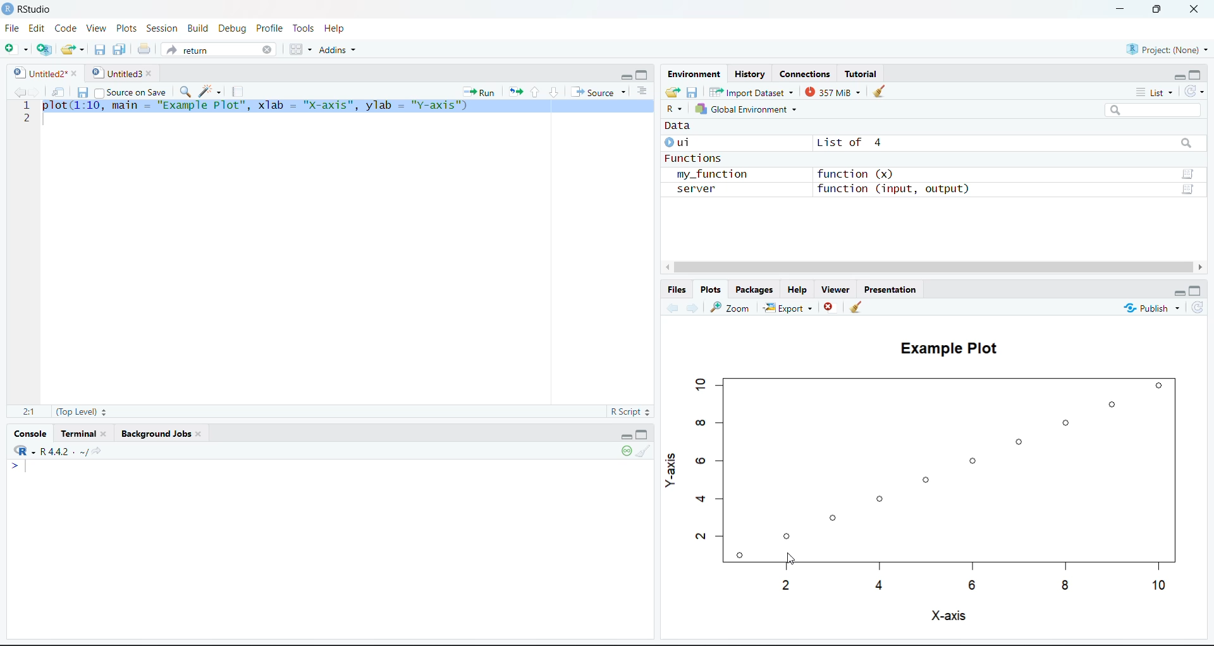  What do you see at coordinates (644, 452) in the screenshot?
I see `Clear console (Ctrl +L)` at bounding box center [644, 452].